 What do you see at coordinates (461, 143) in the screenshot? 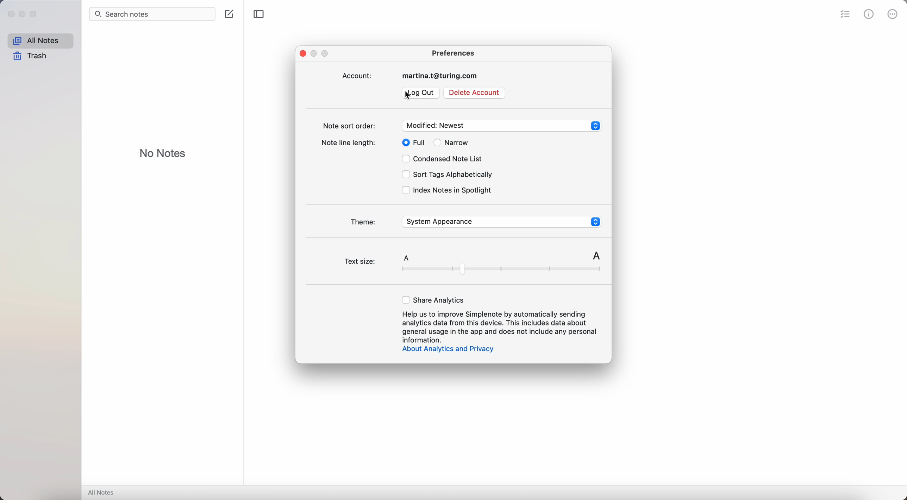
I see `narrow` at bounding box center [461, 143].